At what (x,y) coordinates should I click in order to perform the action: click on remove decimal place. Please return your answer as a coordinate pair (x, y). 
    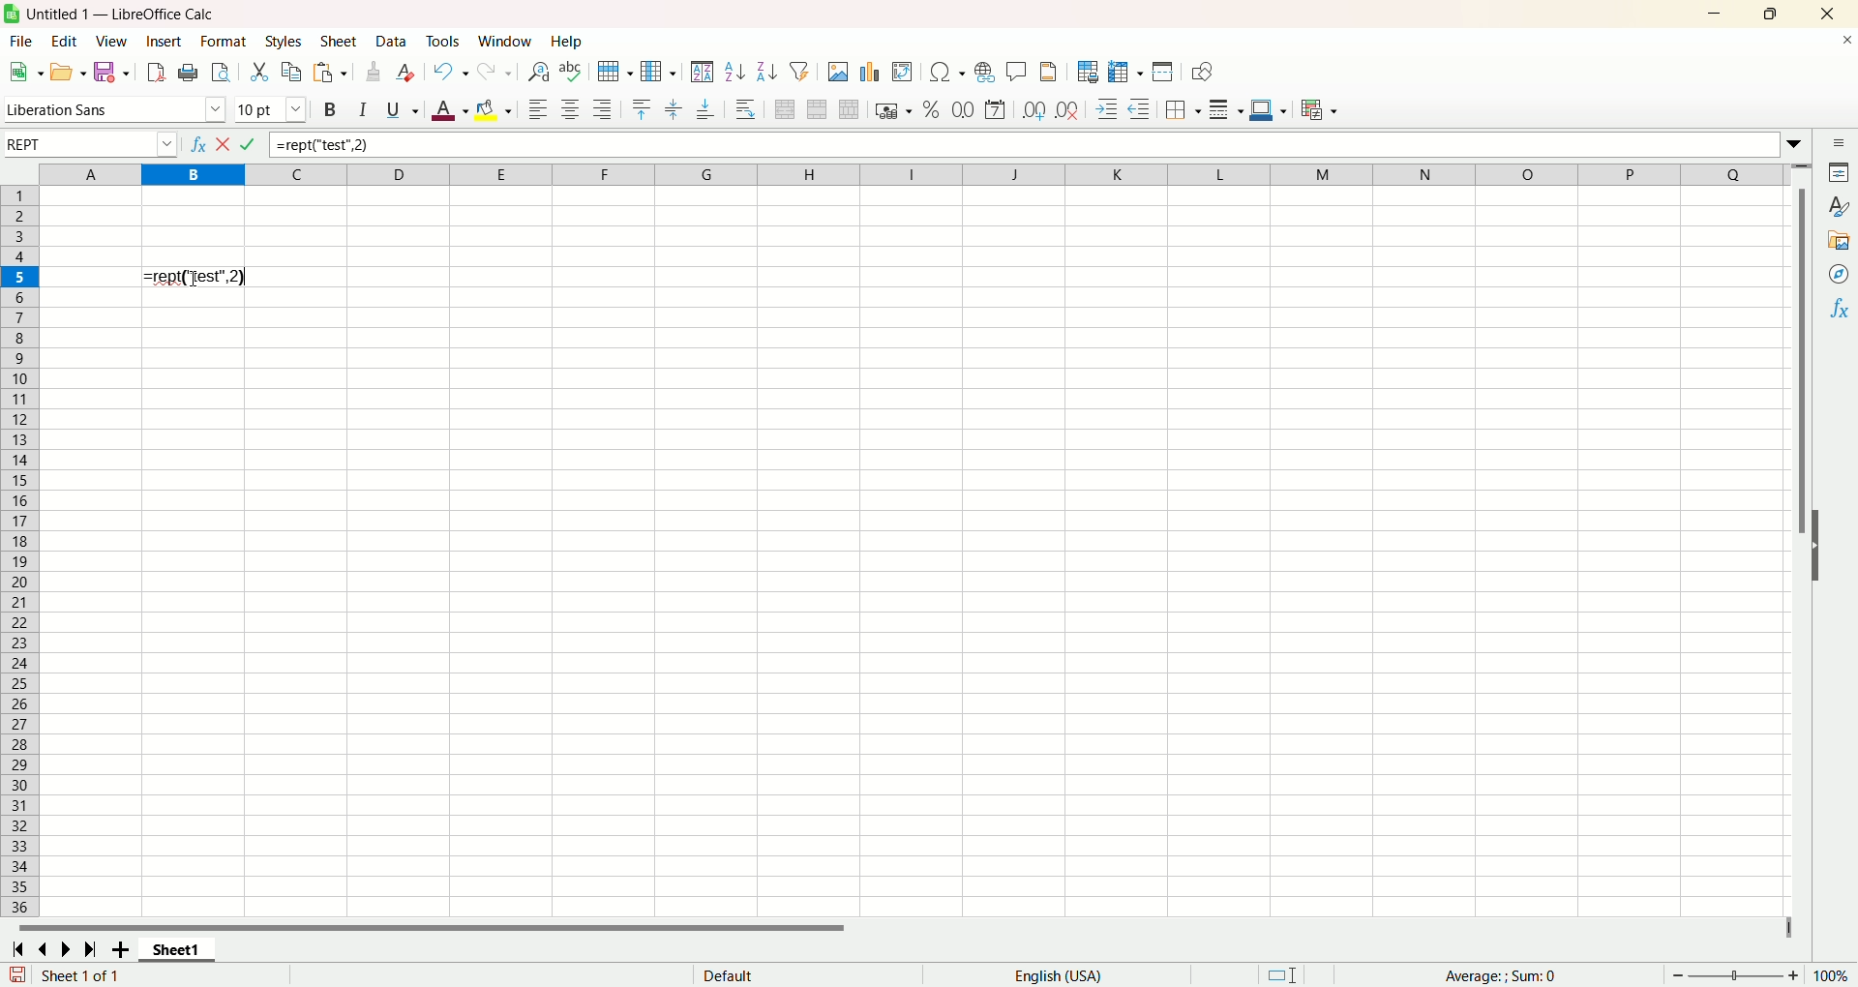
    Looking at the image, I should click on (1067, 110).